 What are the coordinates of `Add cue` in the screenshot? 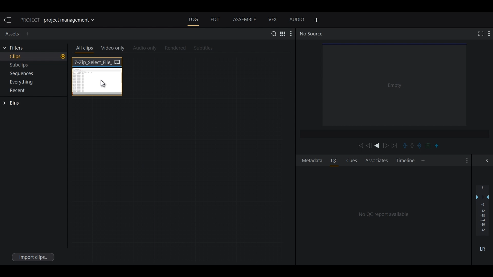 It's located at (429, 146).